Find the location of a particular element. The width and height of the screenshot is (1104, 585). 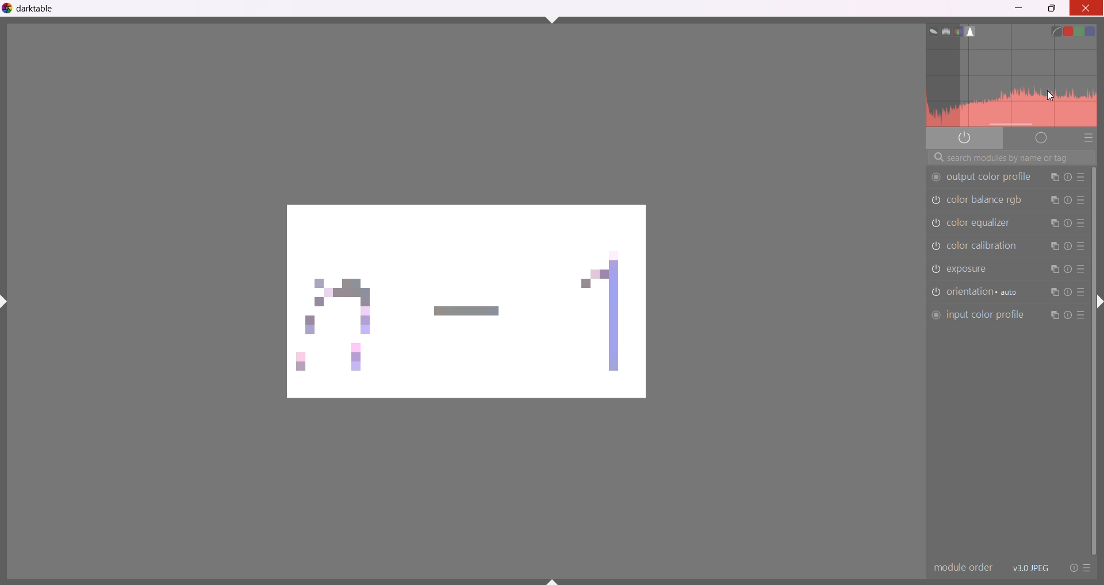

color balance rgb switched off is located at coordinates (935, 202).